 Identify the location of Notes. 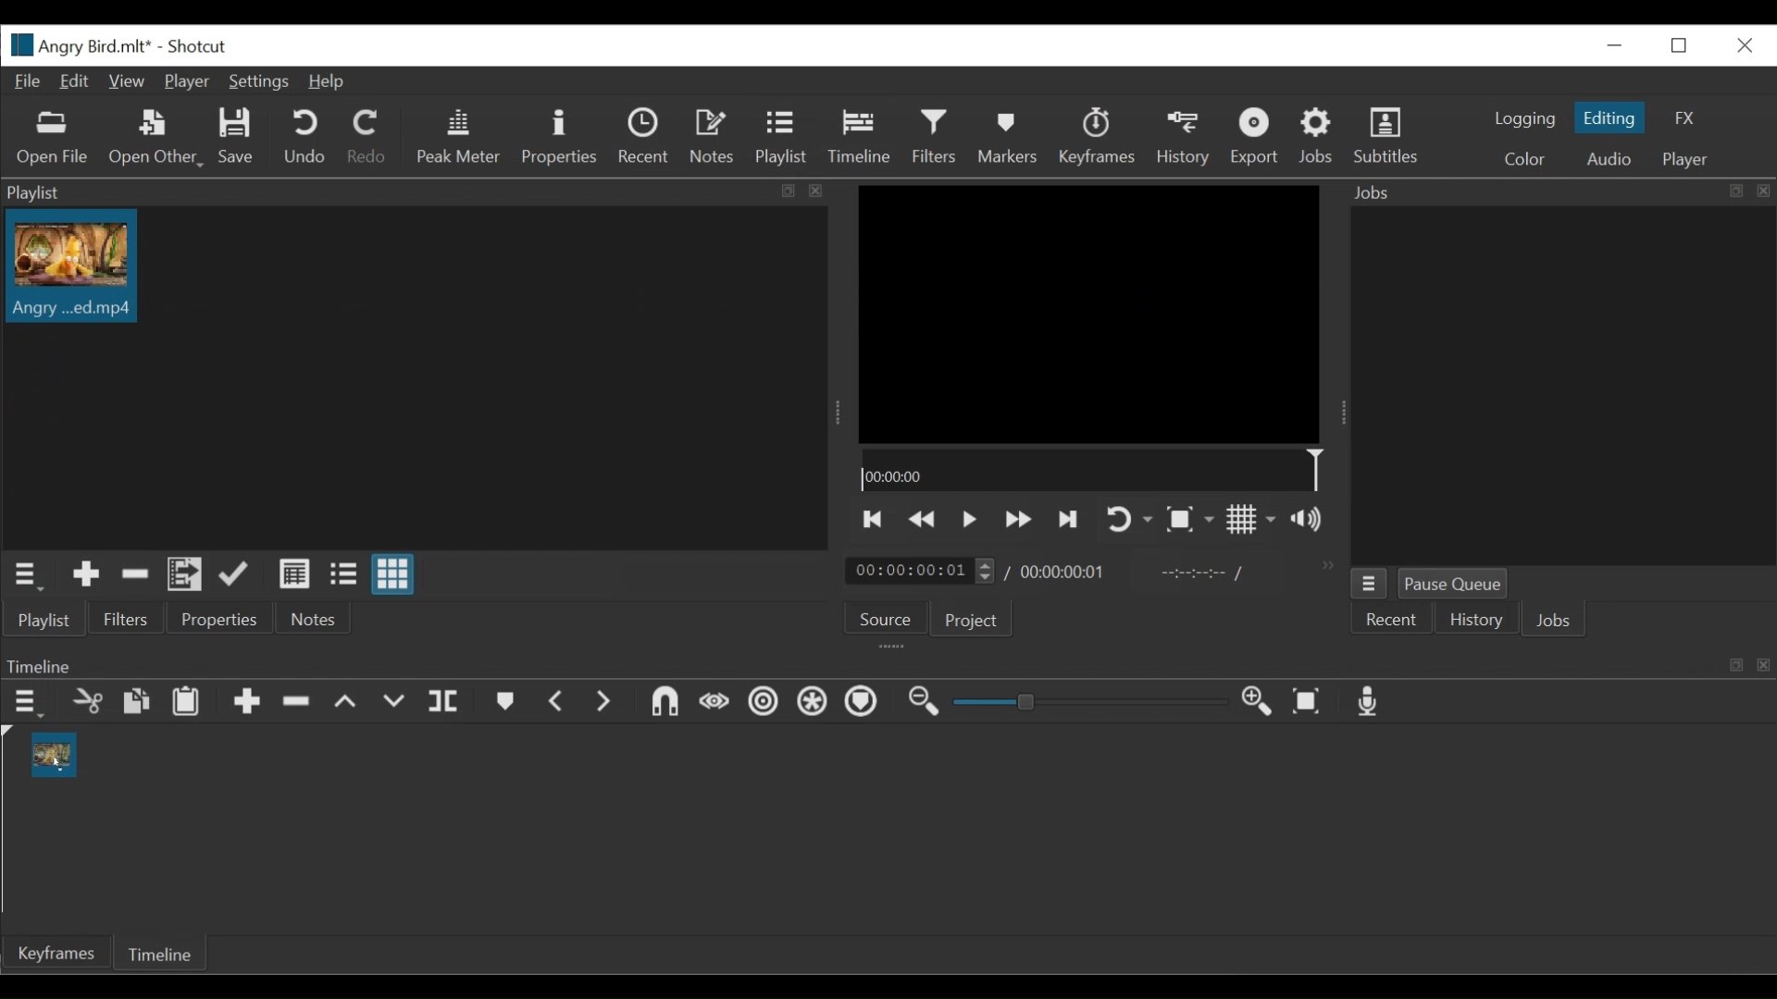
(317, 619).